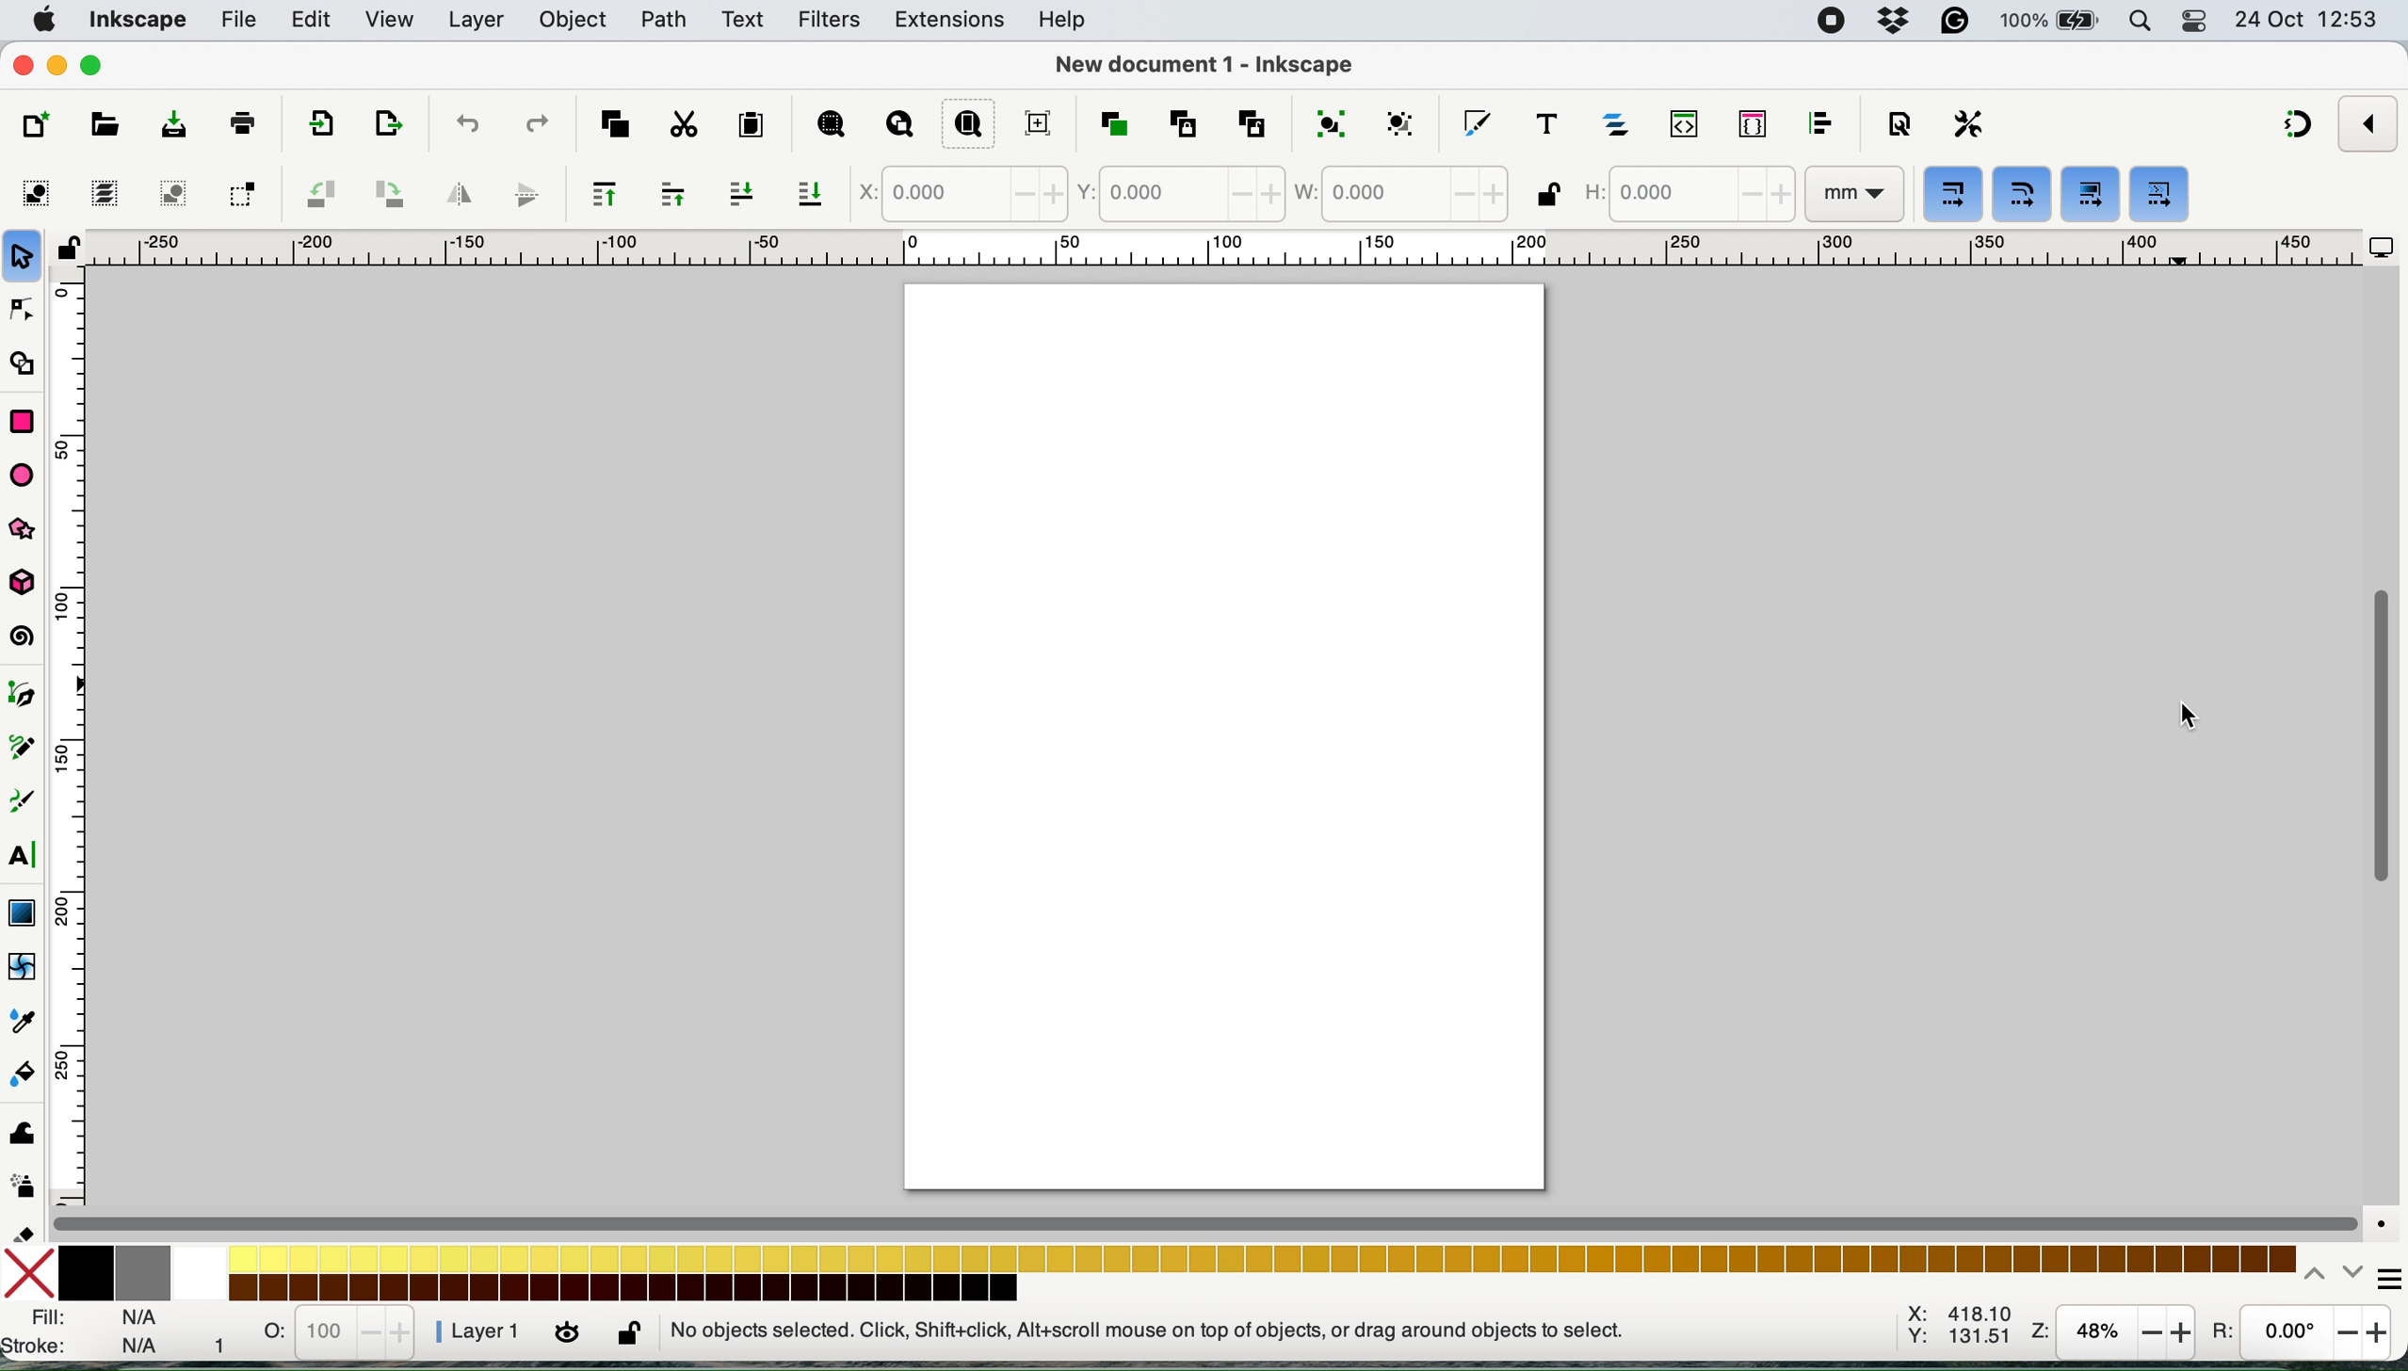 The width and height of the screenshot is (2408, 1371). Describe the element at coordinates (1228, 736) in the screenshot. I see `Page` at that location.